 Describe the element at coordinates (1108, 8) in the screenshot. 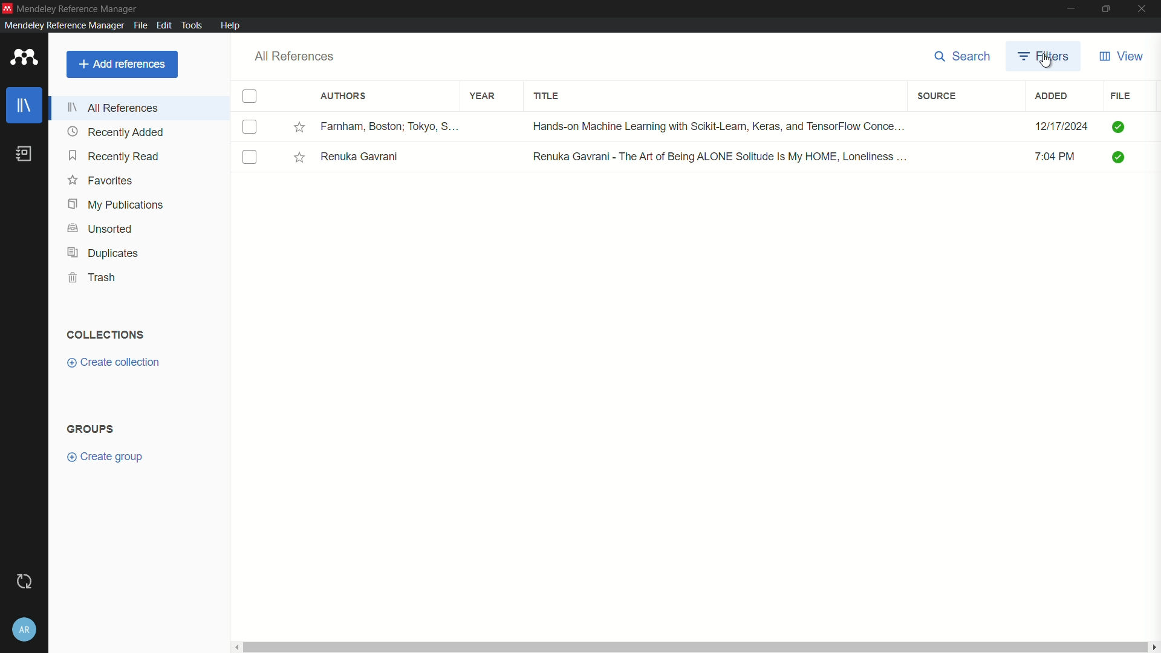

I see `maximize` at that location.